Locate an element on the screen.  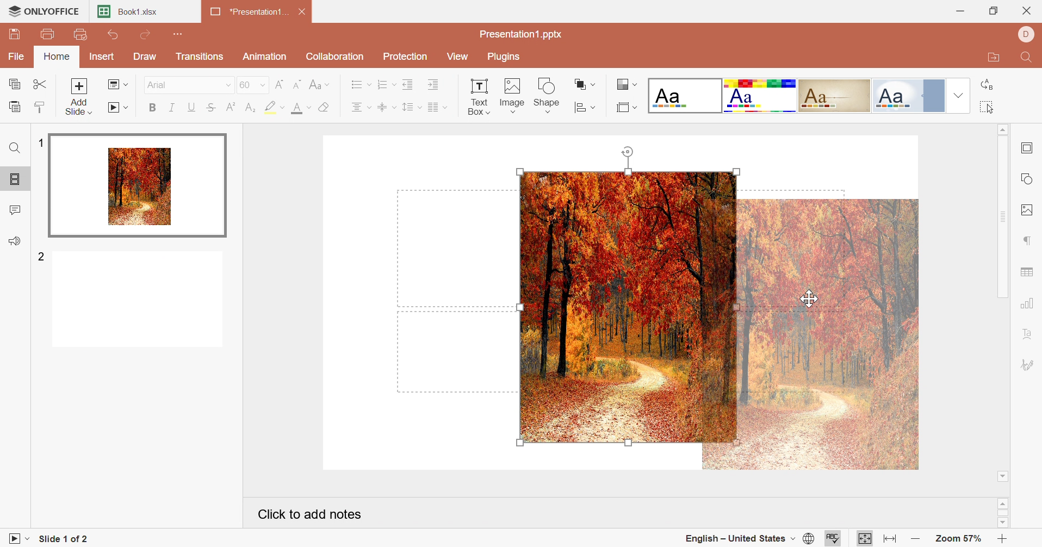
Clear is located at coordinates (325, 109).